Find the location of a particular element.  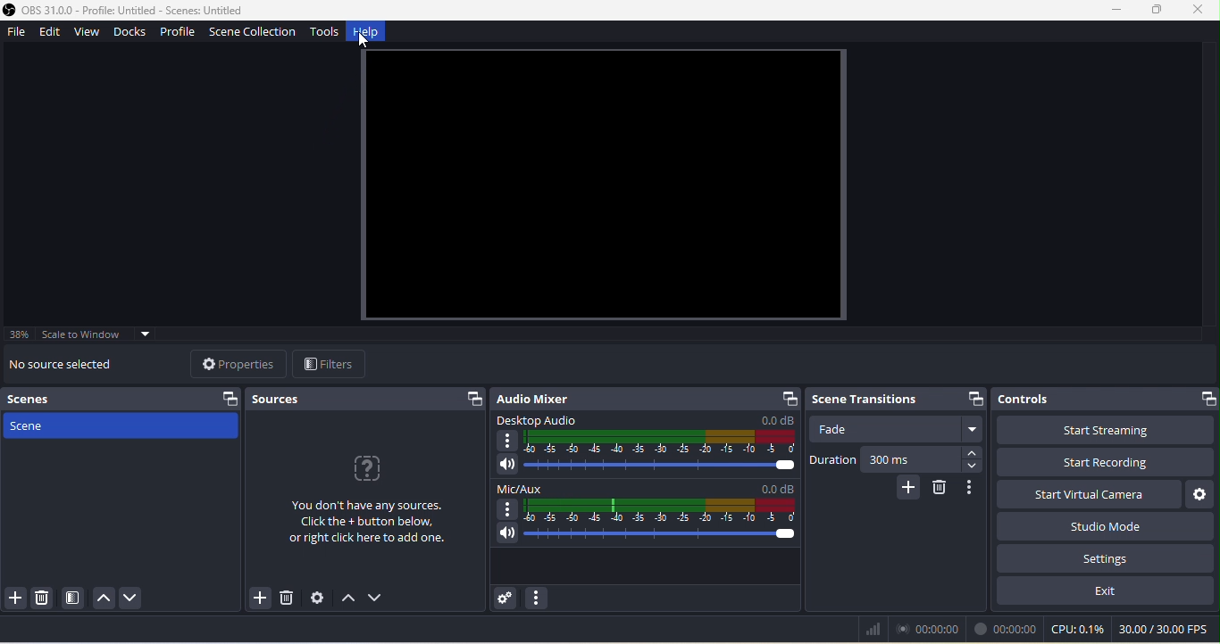

controls is located at coordinates (1106, 396).